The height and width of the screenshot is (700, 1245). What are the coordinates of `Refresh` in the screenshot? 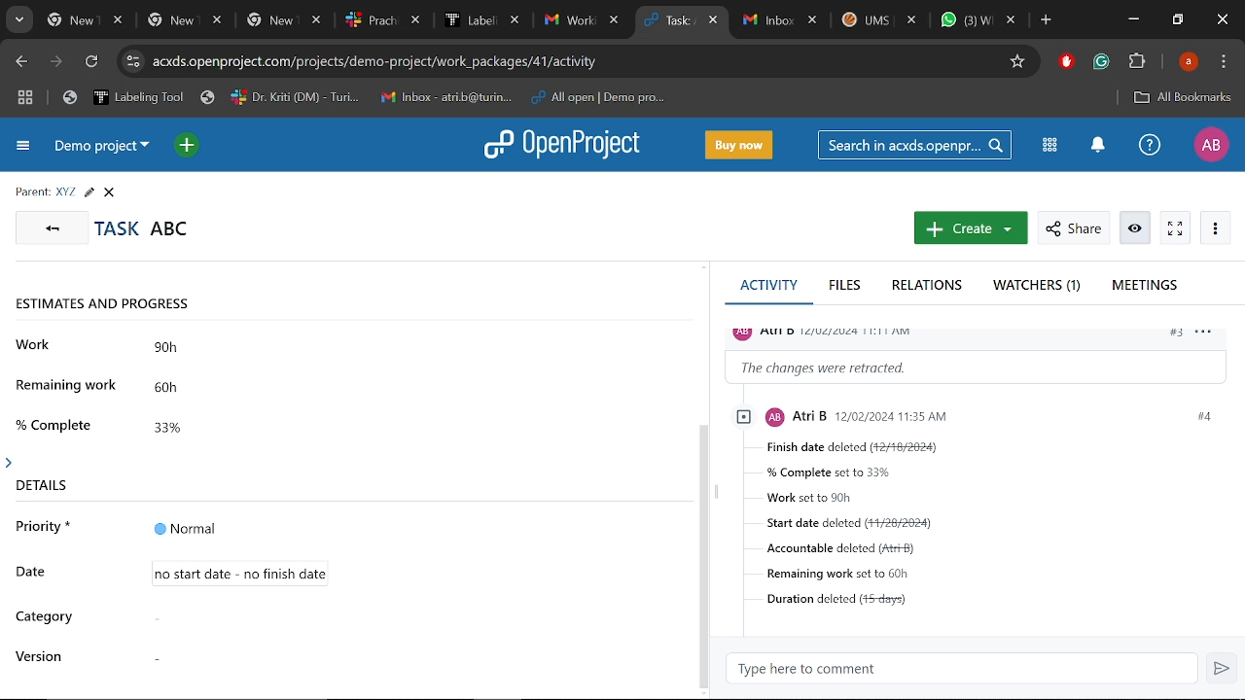 It's located at (92, 64).